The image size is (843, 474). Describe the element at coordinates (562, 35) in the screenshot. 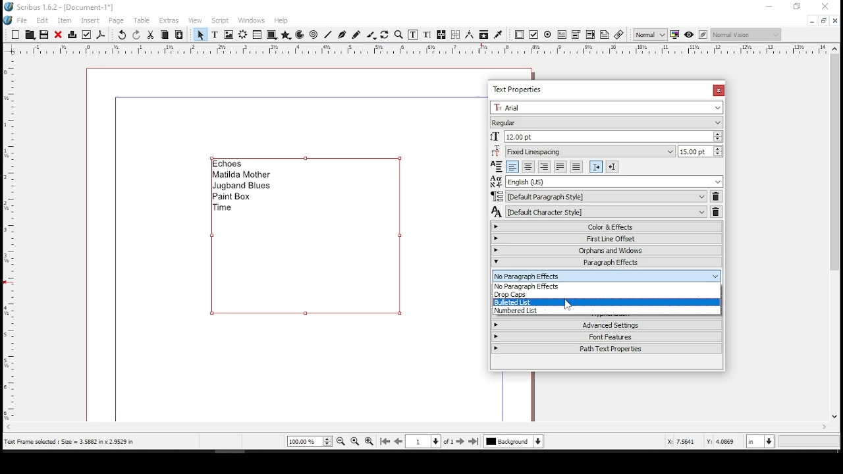

I see `pdf text field` at that location.